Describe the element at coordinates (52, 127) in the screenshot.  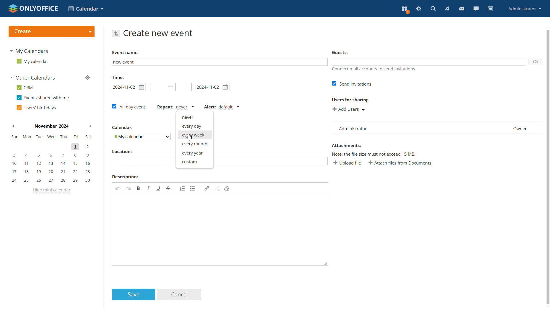
I see `Month on display` at that location.